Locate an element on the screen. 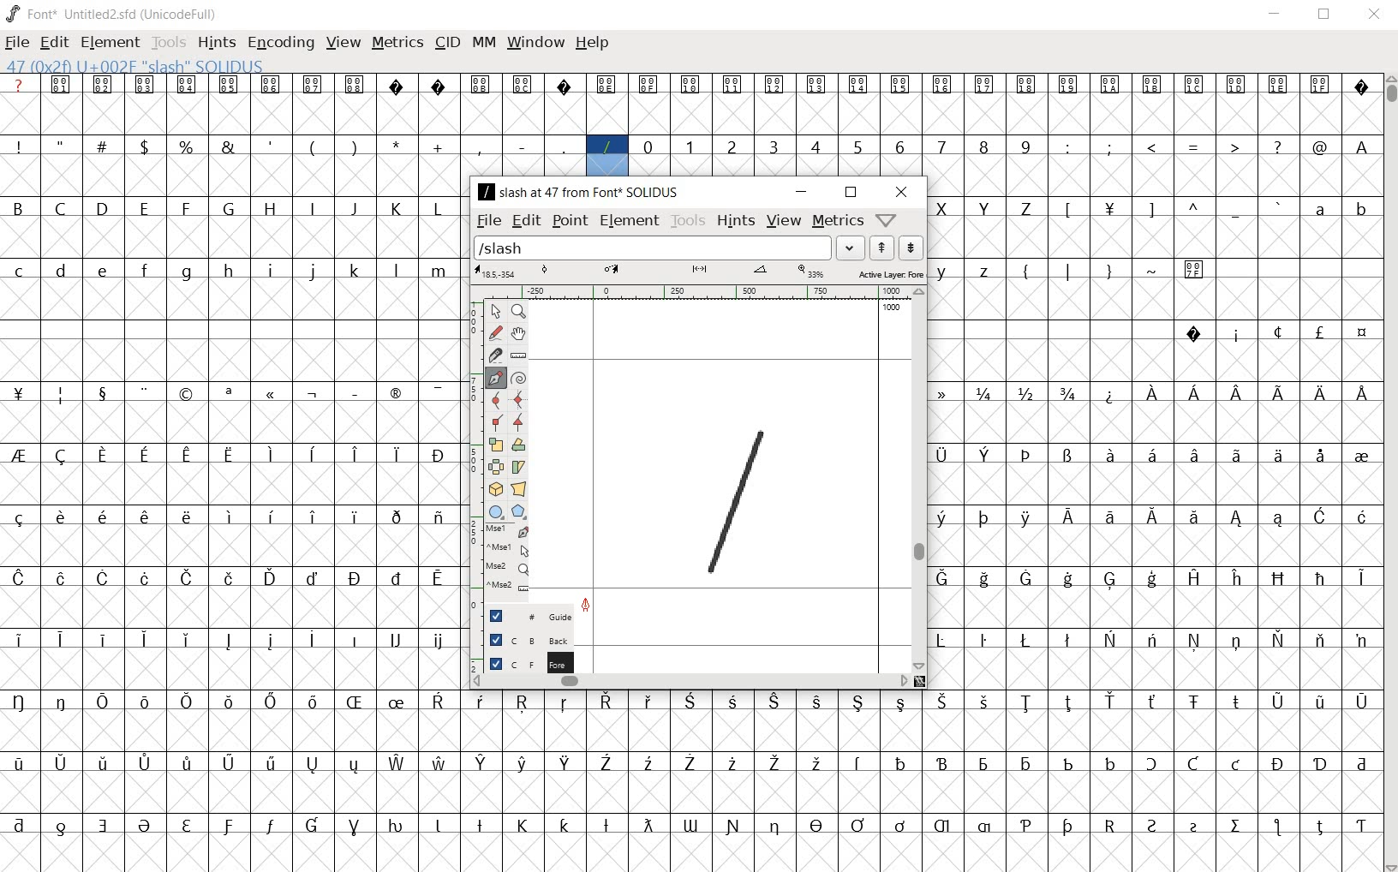 This screenshot has height=872, width=1398. polygon or star is located at coordinates (520, 512).